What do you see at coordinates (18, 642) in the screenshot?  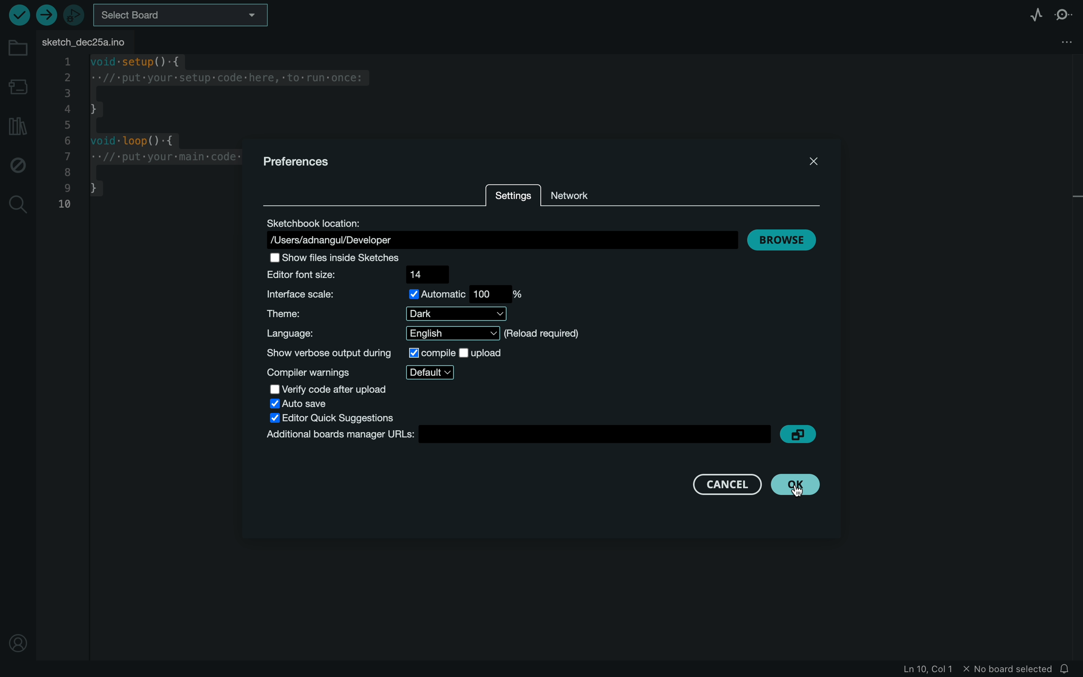 I see `profile` at bounding box center [18, 642].